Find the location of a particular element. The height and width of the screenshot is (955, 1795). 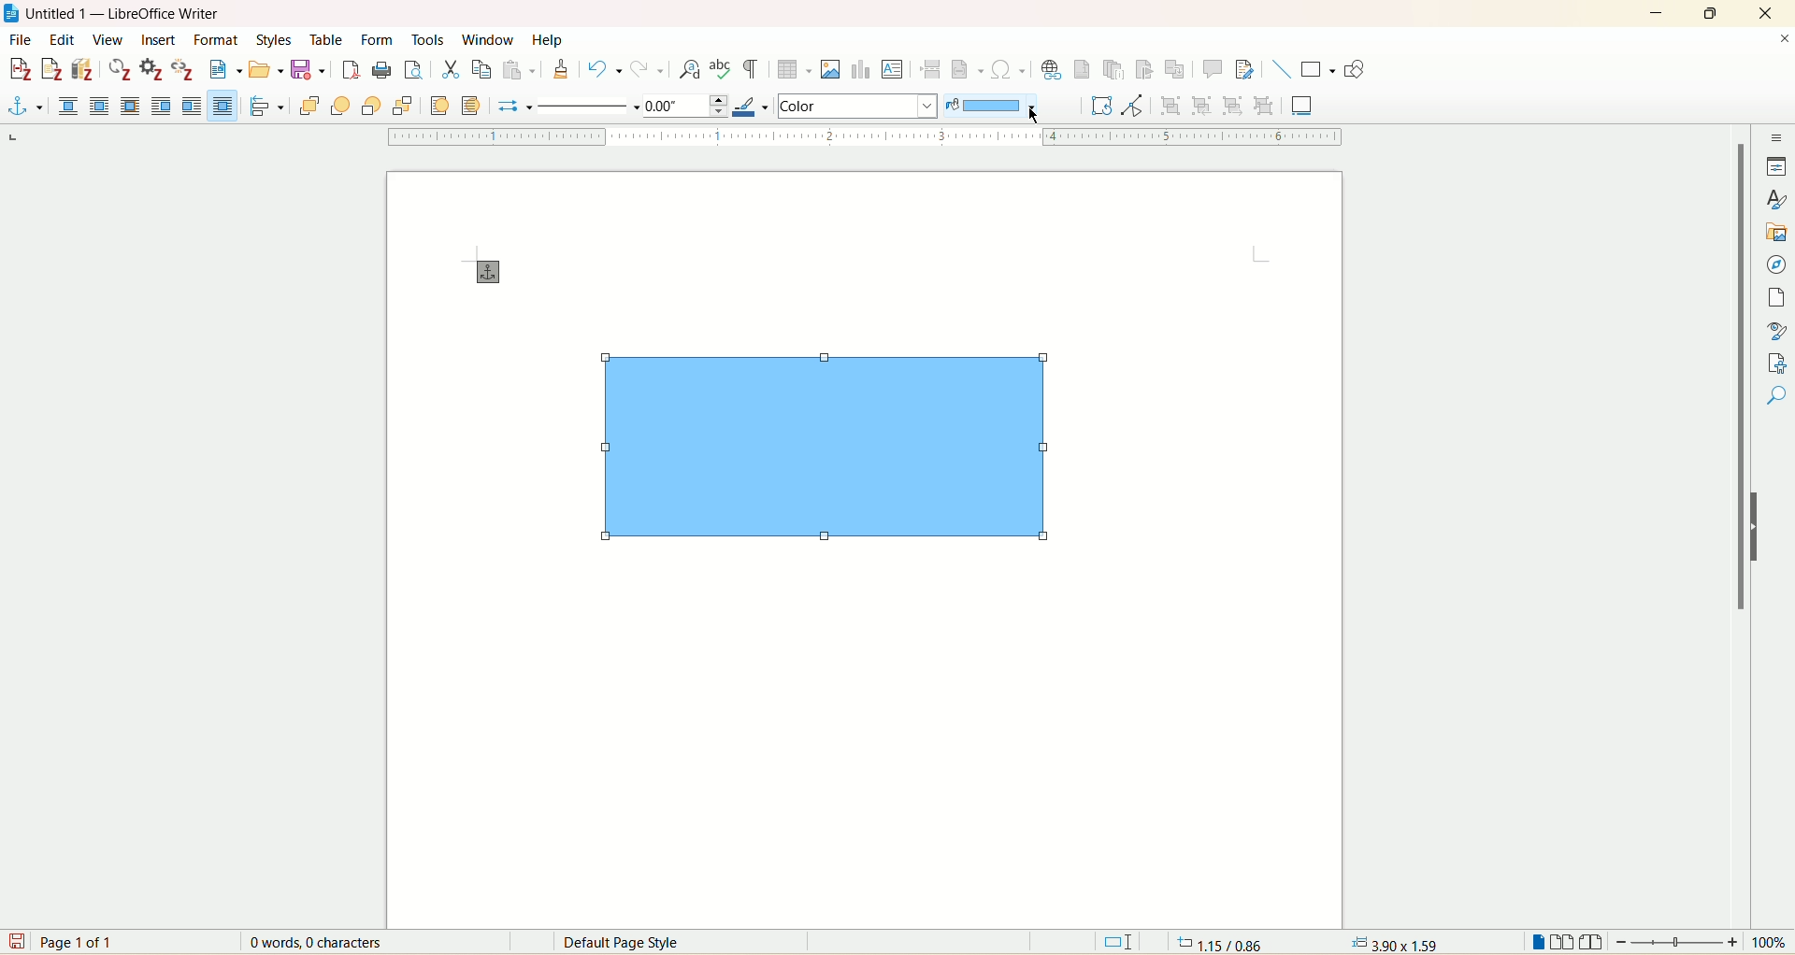

mark formatting is located at coordinates (754, 72).